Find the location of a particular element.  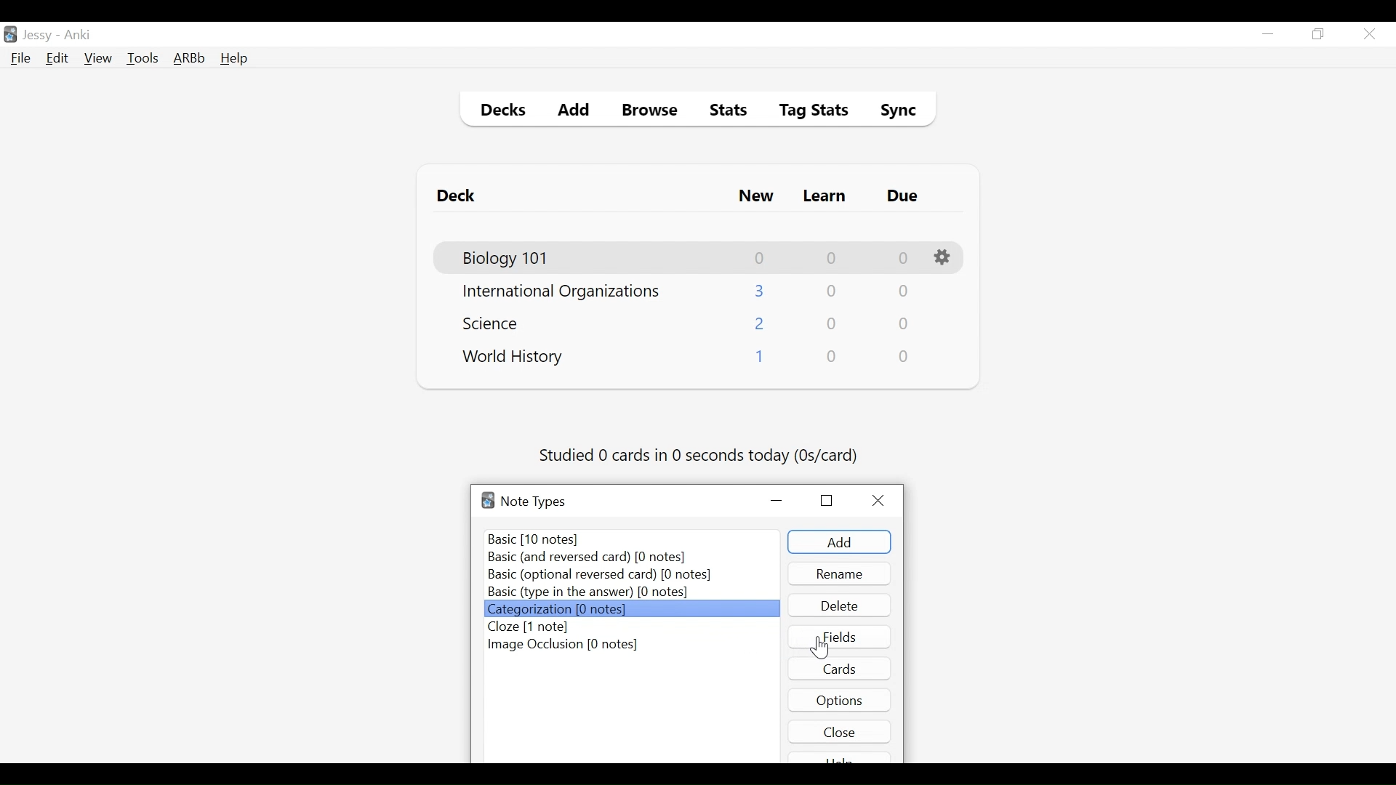

 is located at coordinates (833, 357).